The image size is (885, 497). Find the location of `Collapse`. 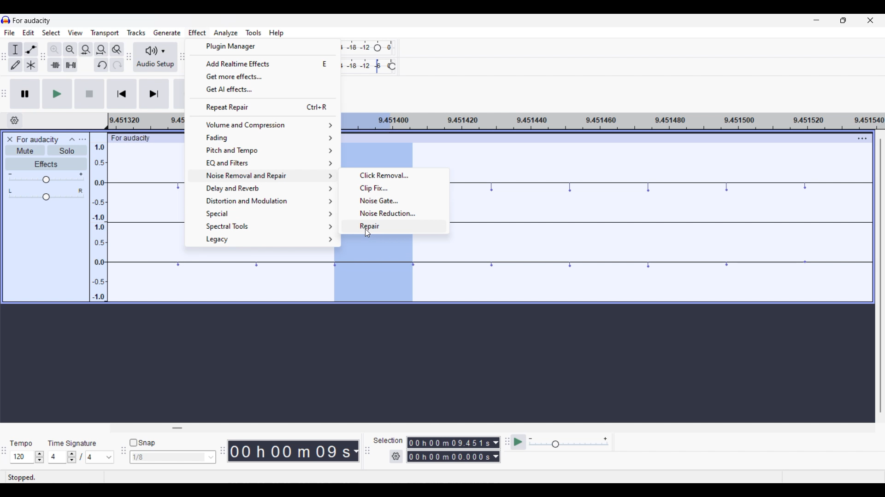

Collapse is located at coordinates (72, 139).